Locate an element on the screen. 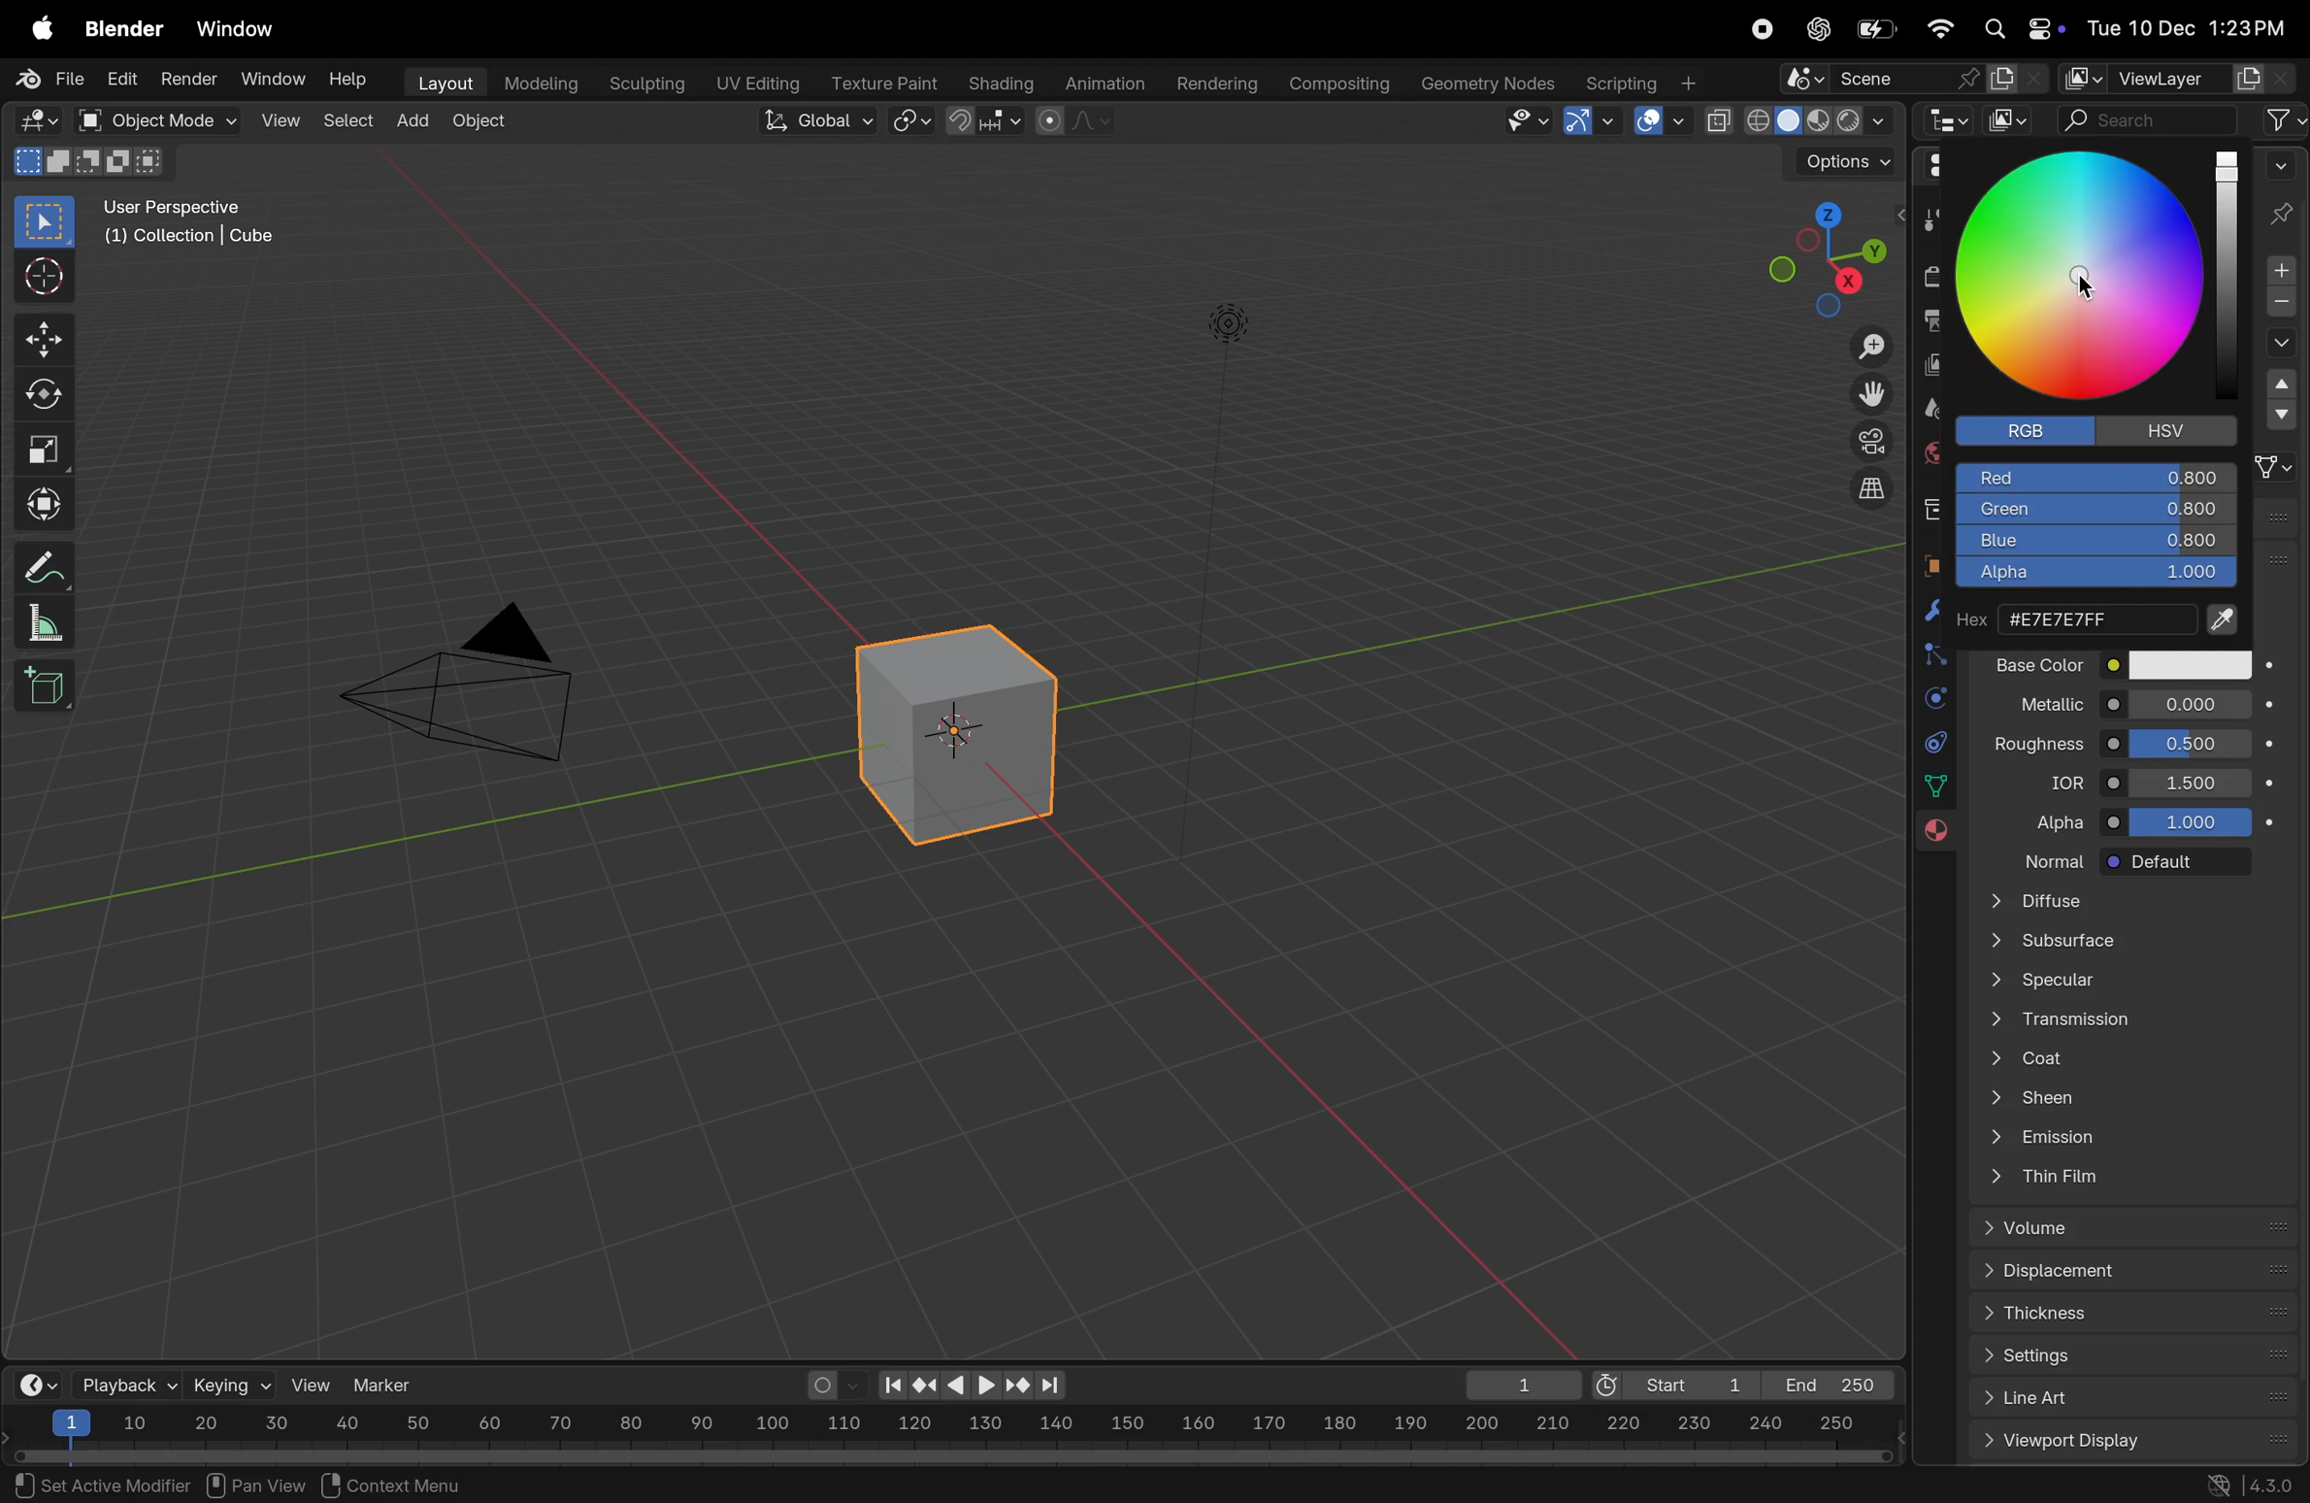 The width and height of the screenshot is (2310, 1503). light is located at coordinates (1229, 320).